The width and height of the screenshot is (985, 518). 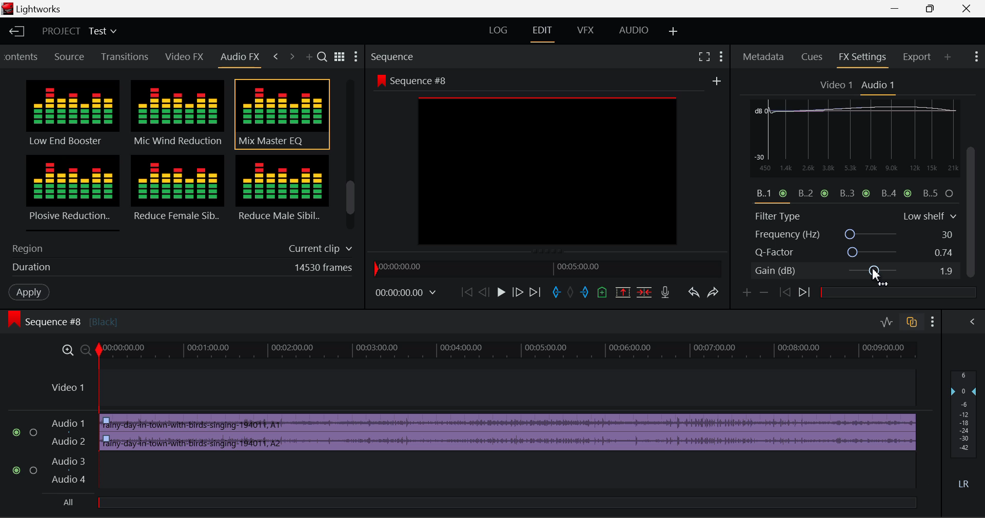 I want to click on Video Layer, so click(x=480, y=389).